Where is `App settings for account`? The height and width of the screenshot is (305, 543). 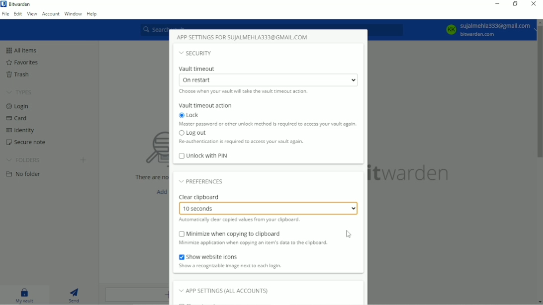 App settings for account is located at coordinates (245, 37).